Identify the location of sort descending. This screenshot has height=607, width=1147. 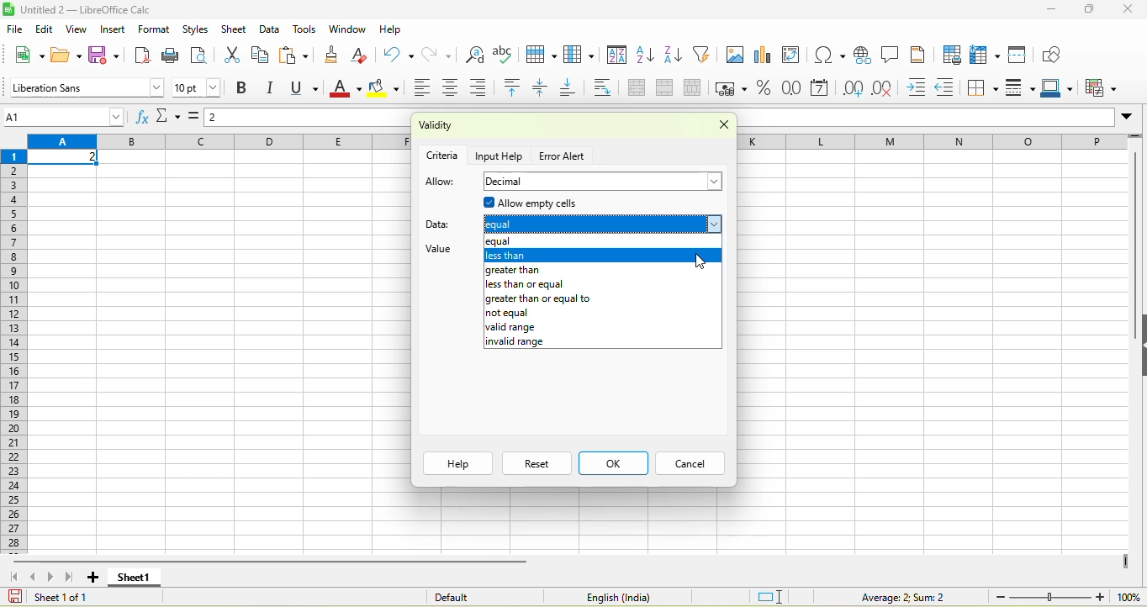
(675, 56).